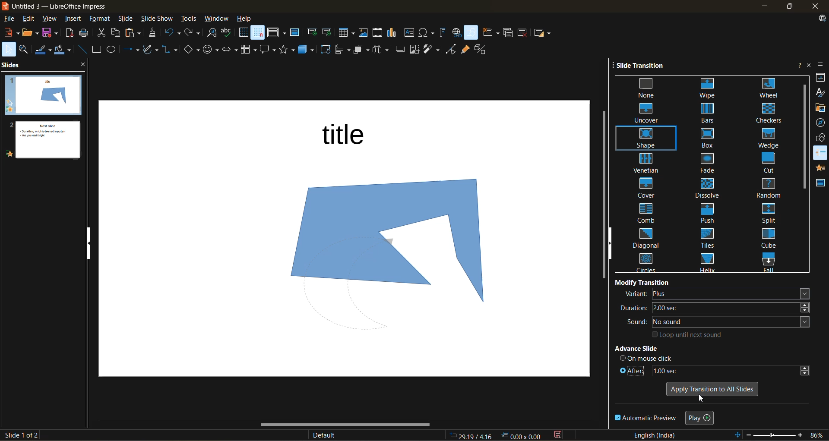  What do you see at coordinates (411, 33) in the screenshot?
I see `insert text box` at bounding box center [411, 33].